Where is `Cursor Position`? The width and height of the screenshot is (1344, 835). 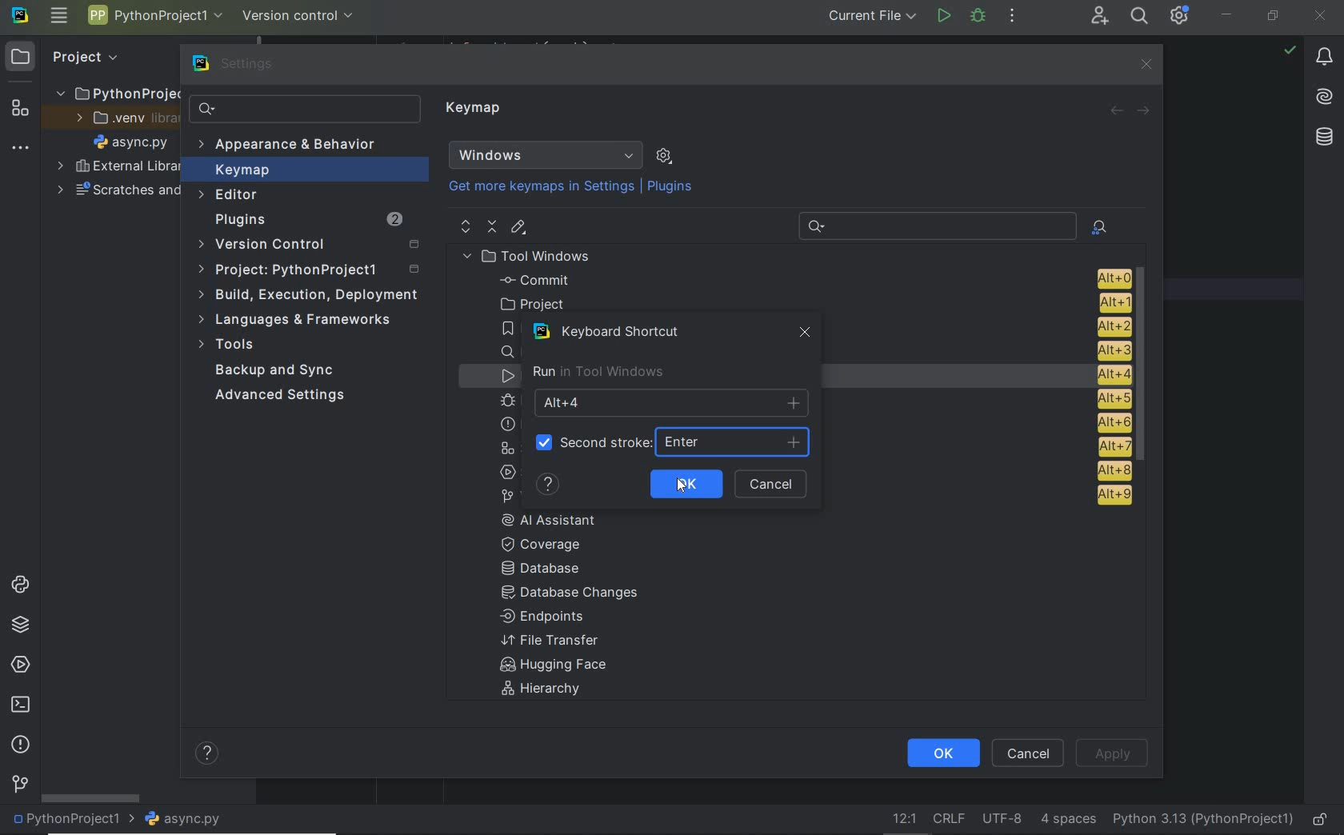
Cursor Position is located at coordinates (682, 485).